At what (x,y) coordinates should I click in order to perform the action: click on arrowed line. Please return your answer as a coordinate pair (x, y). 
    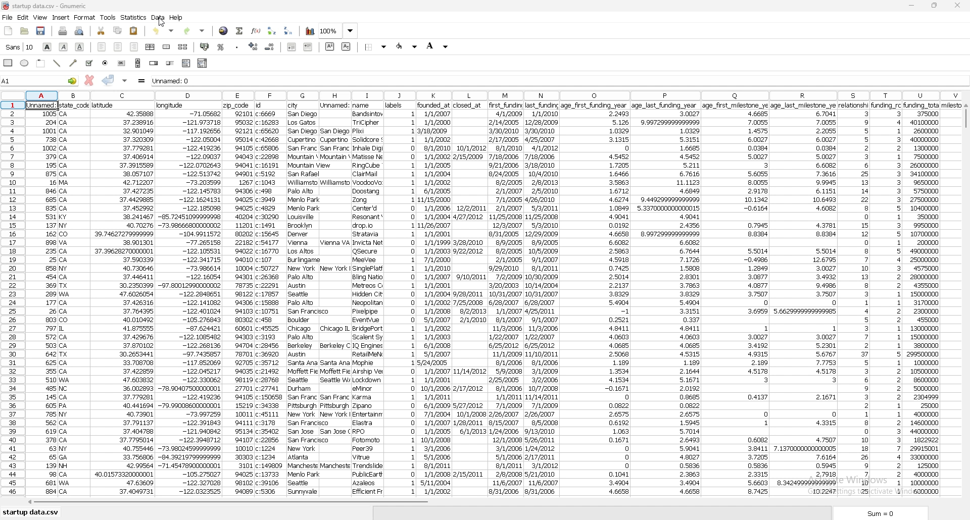
    Looking at the image, I should click on (74, 63).